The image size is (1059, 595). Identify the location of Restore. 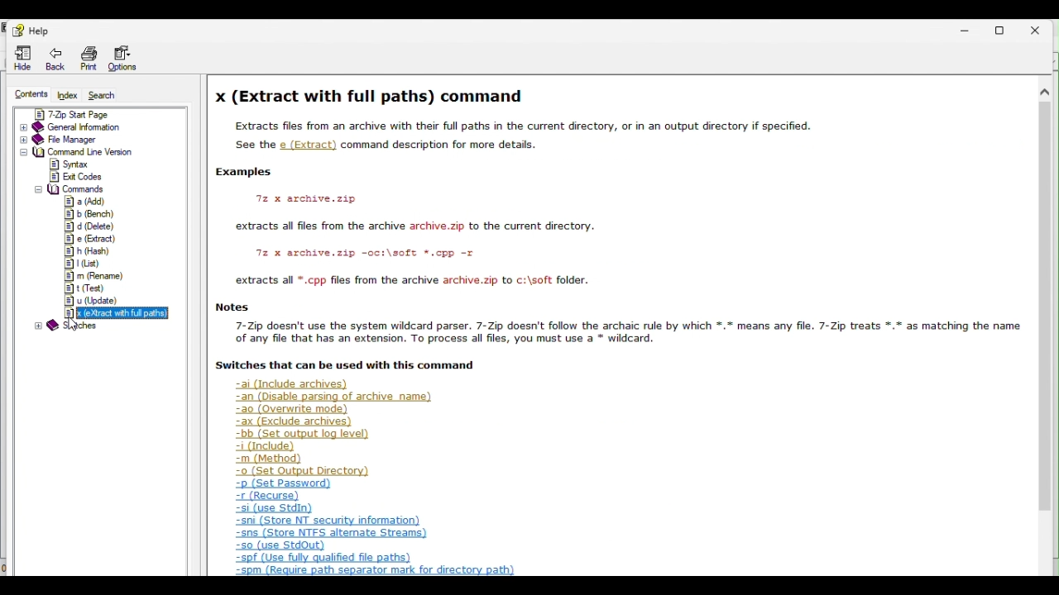
(1004, 29).